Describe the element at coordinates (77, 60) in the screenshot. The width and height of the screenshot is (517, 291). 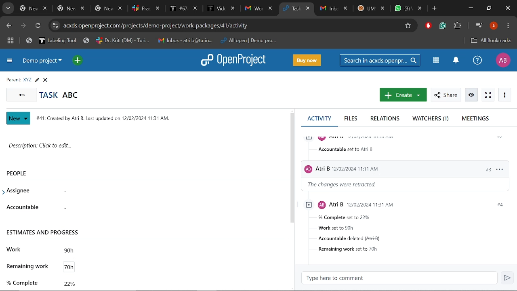
I see `Open quick add menu` at that location.